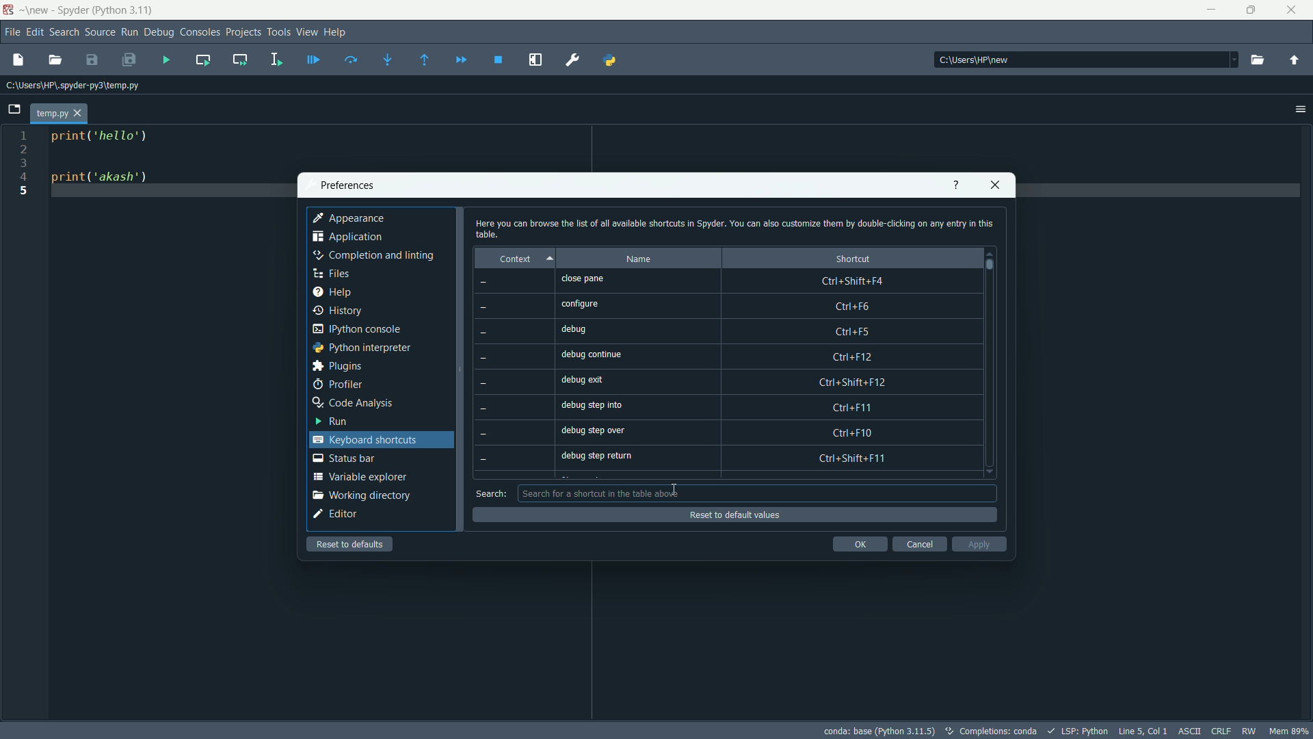  I want to click on ~\new - Spyder (Python 3.11), so click(90, 11).